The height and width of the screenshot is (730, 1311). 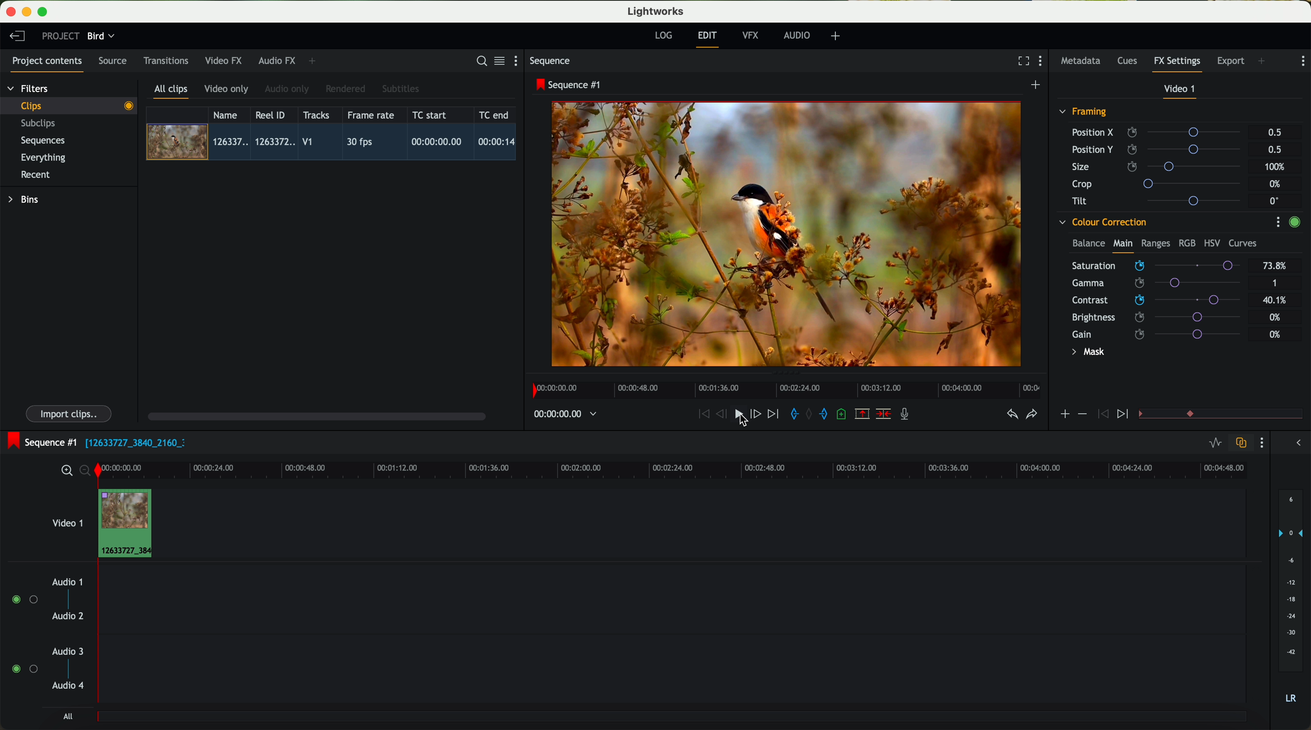 What do you see at coordinates (788, 234) in the screenshot?
I see `applied effect` at bounding box center [788, 234].